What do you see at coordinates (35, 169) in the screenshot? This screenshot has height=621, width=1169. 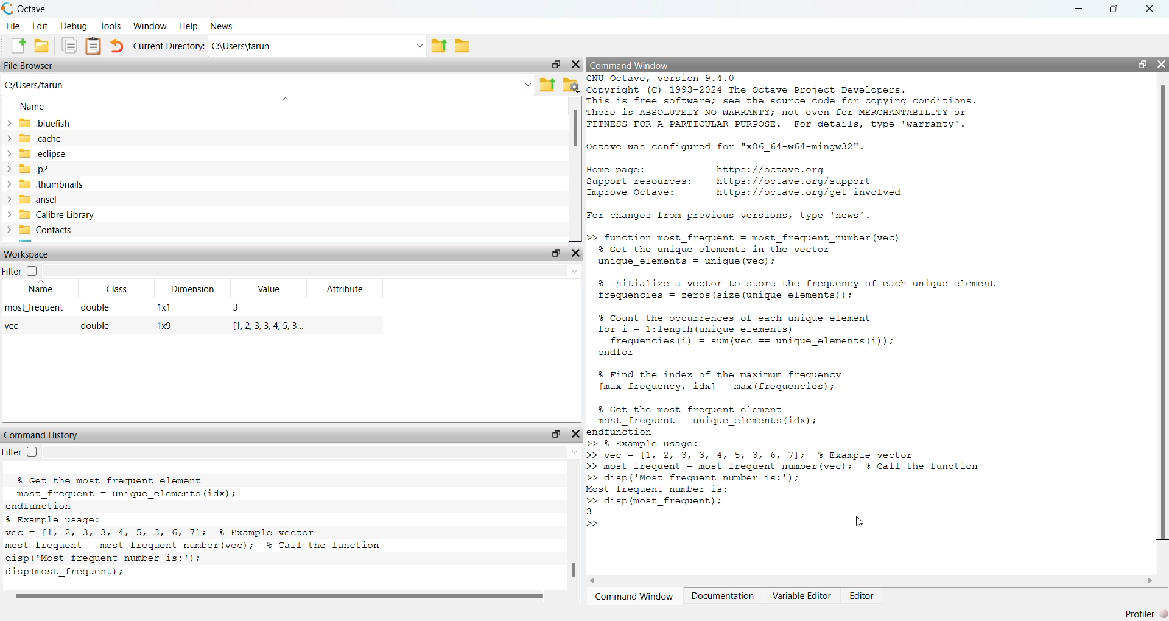 I see `.p2` at bounding box center [35, 169].